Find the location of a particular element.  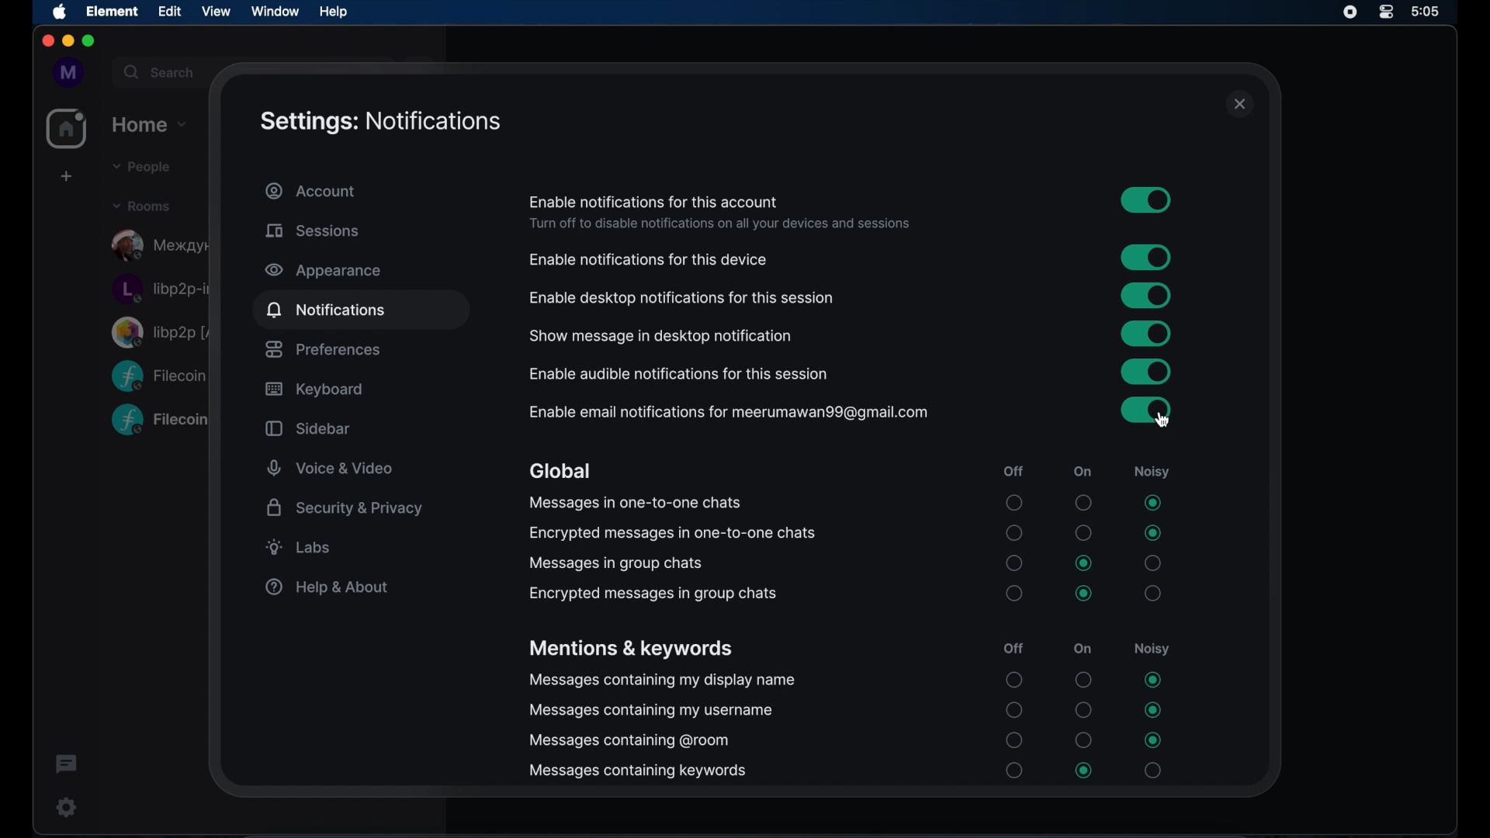

messages in one-to-one chats is located at coordinates (634, 503).